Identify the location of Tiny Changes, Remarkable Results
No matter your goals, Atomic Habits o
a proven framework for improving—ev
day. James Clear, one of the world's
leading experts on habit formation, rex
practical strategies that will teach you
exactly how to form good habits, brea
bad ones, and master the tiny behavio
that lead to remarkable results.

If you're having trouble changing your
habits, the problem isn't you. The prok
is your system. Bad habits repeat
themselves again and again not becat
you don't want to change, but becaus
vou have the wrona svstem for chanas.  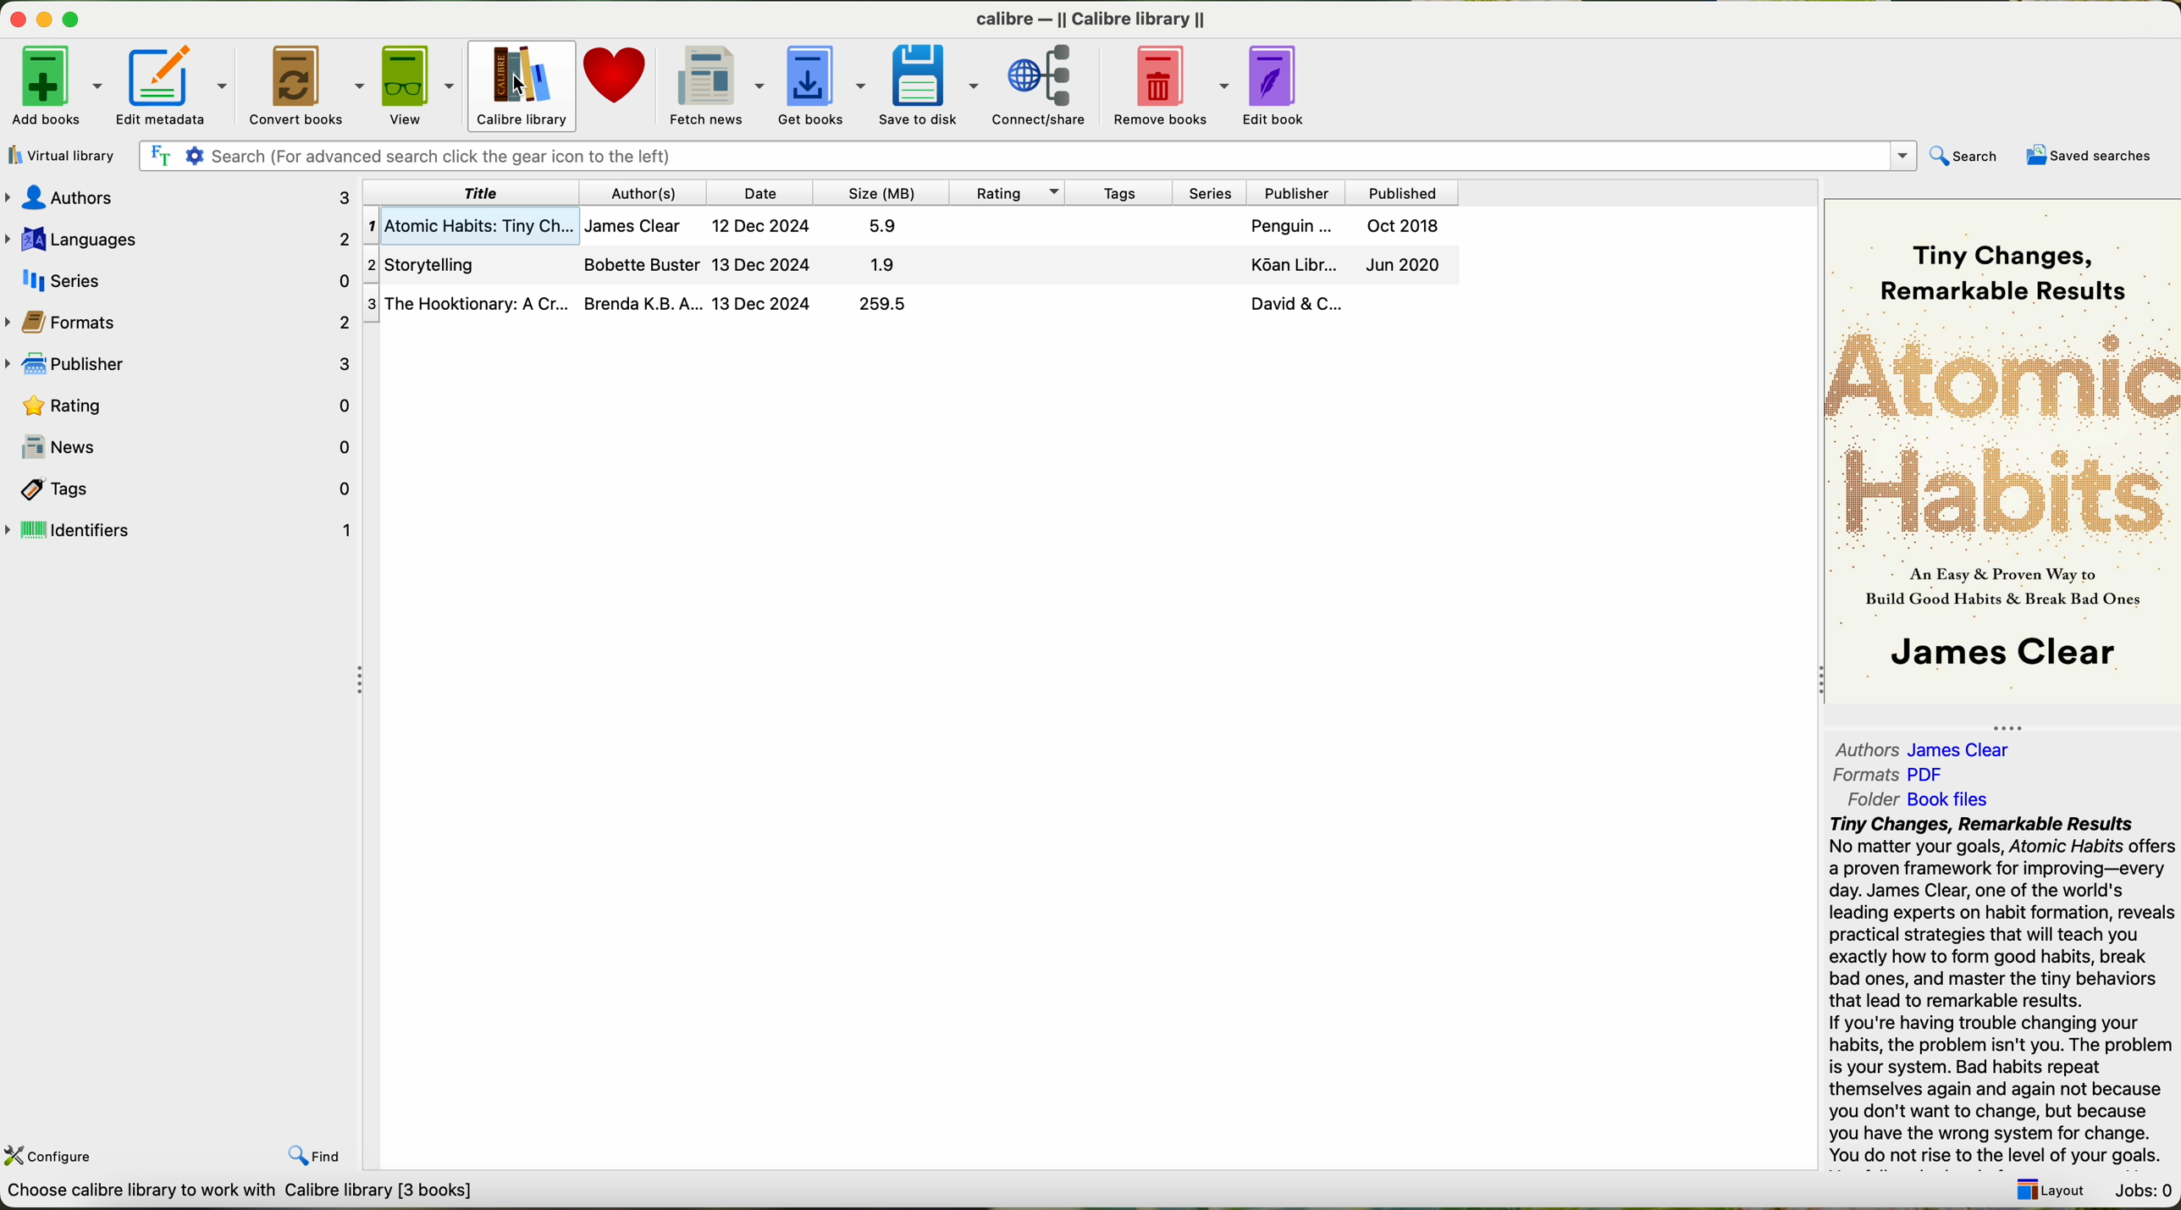
(2000, 987).